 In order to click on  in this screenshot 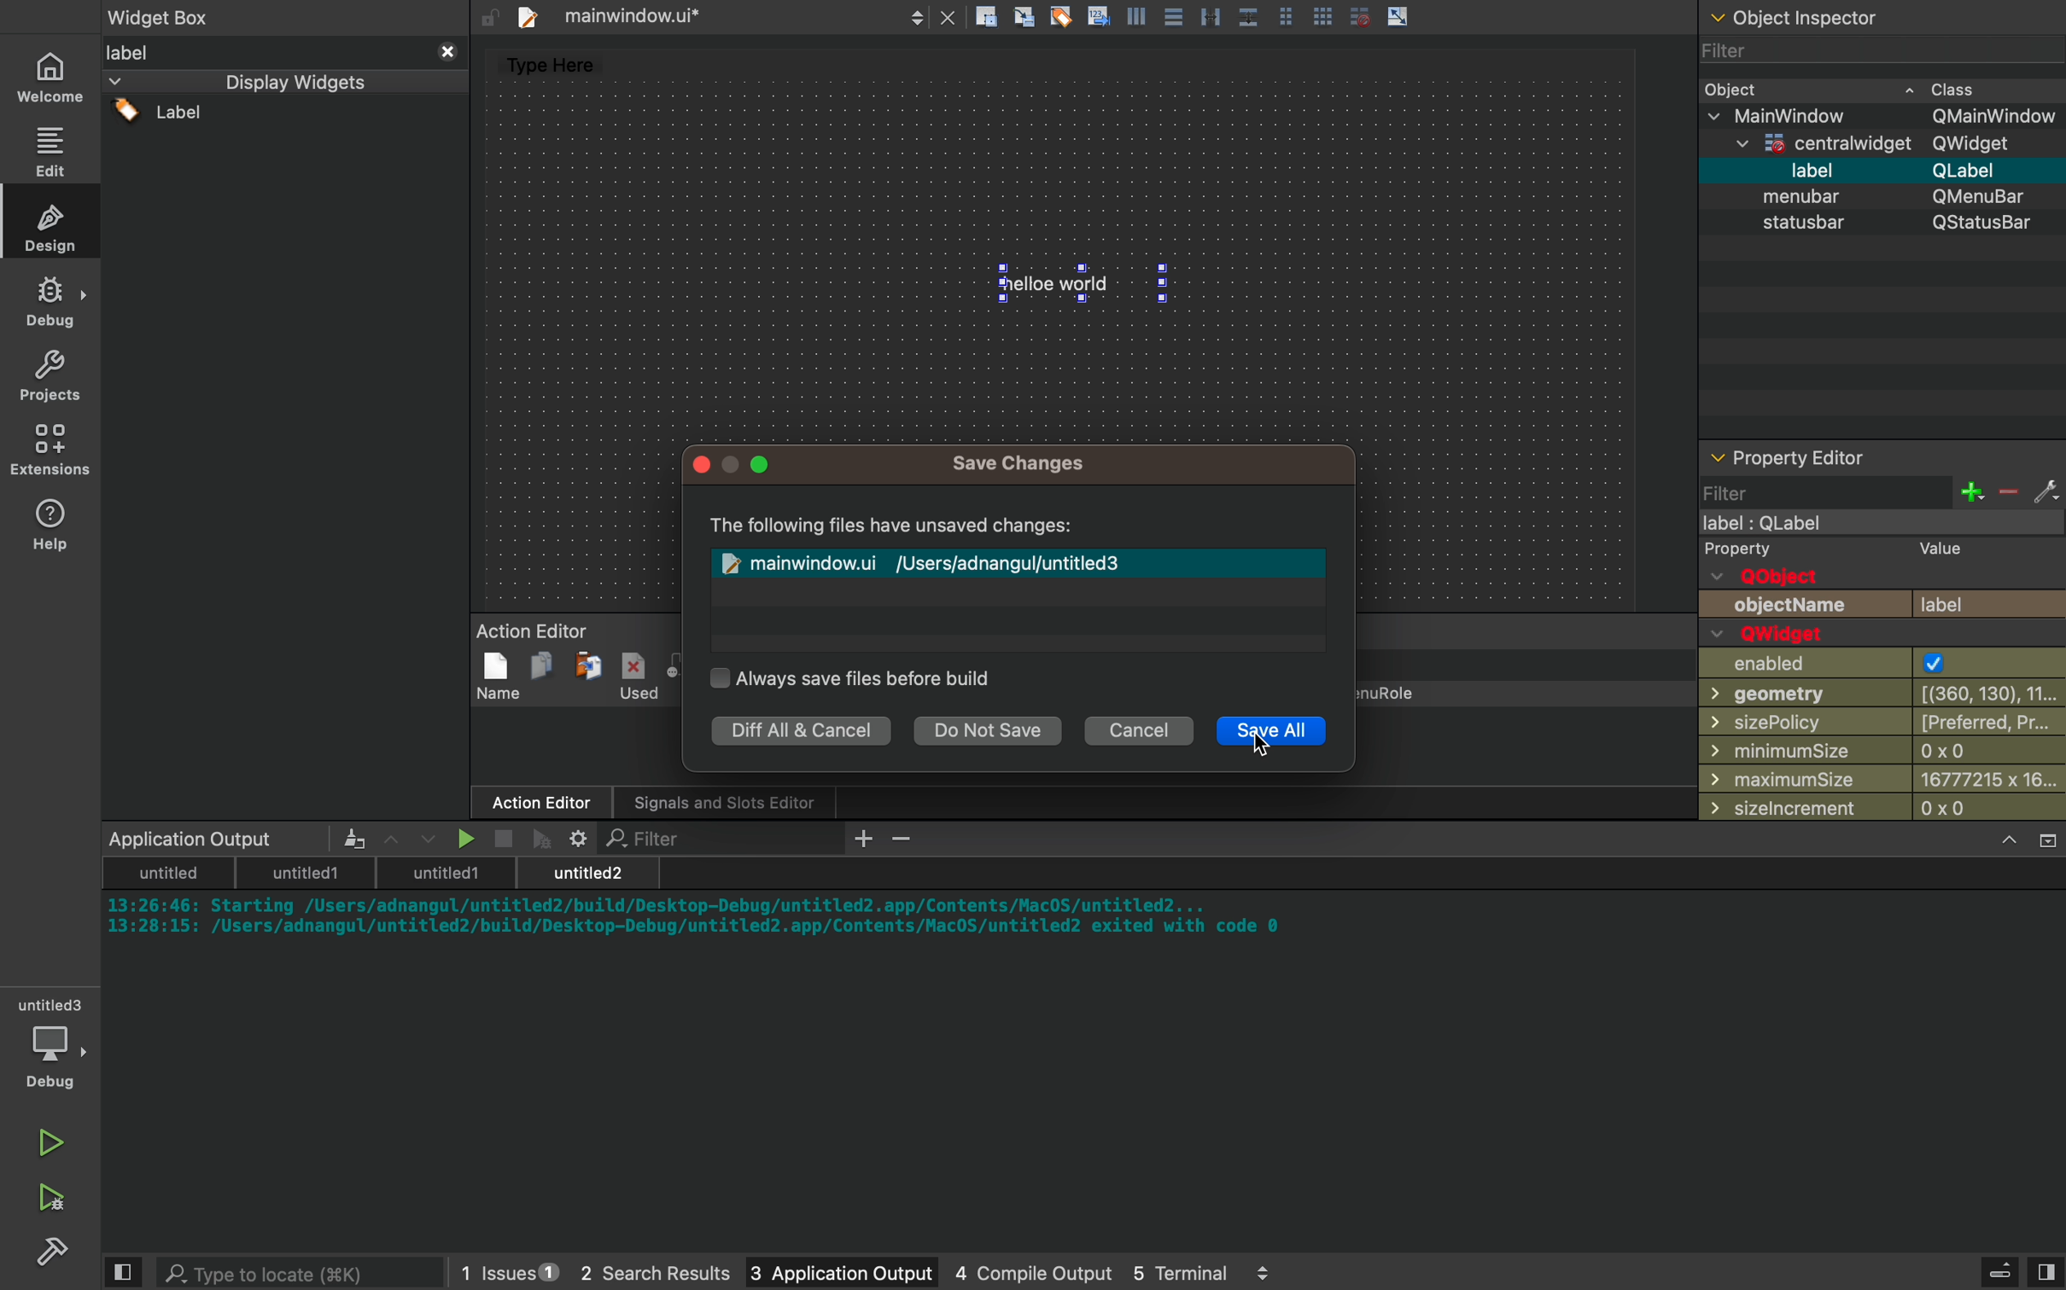, I will do `click(1135, 729)`.